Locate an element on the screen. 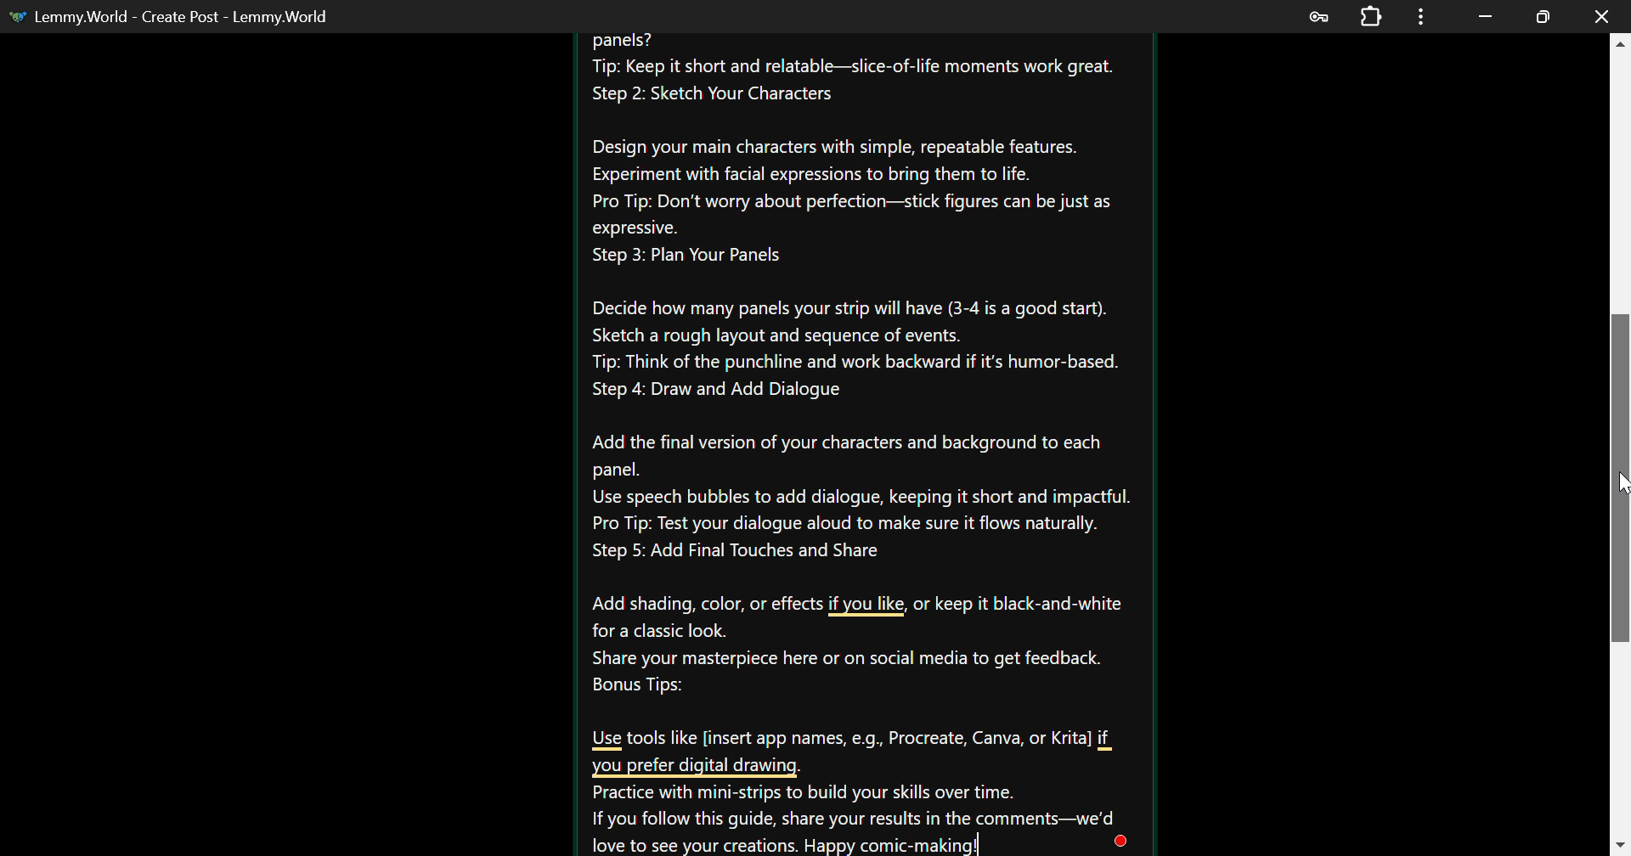  Menu is located at coordinates (1426, 15).